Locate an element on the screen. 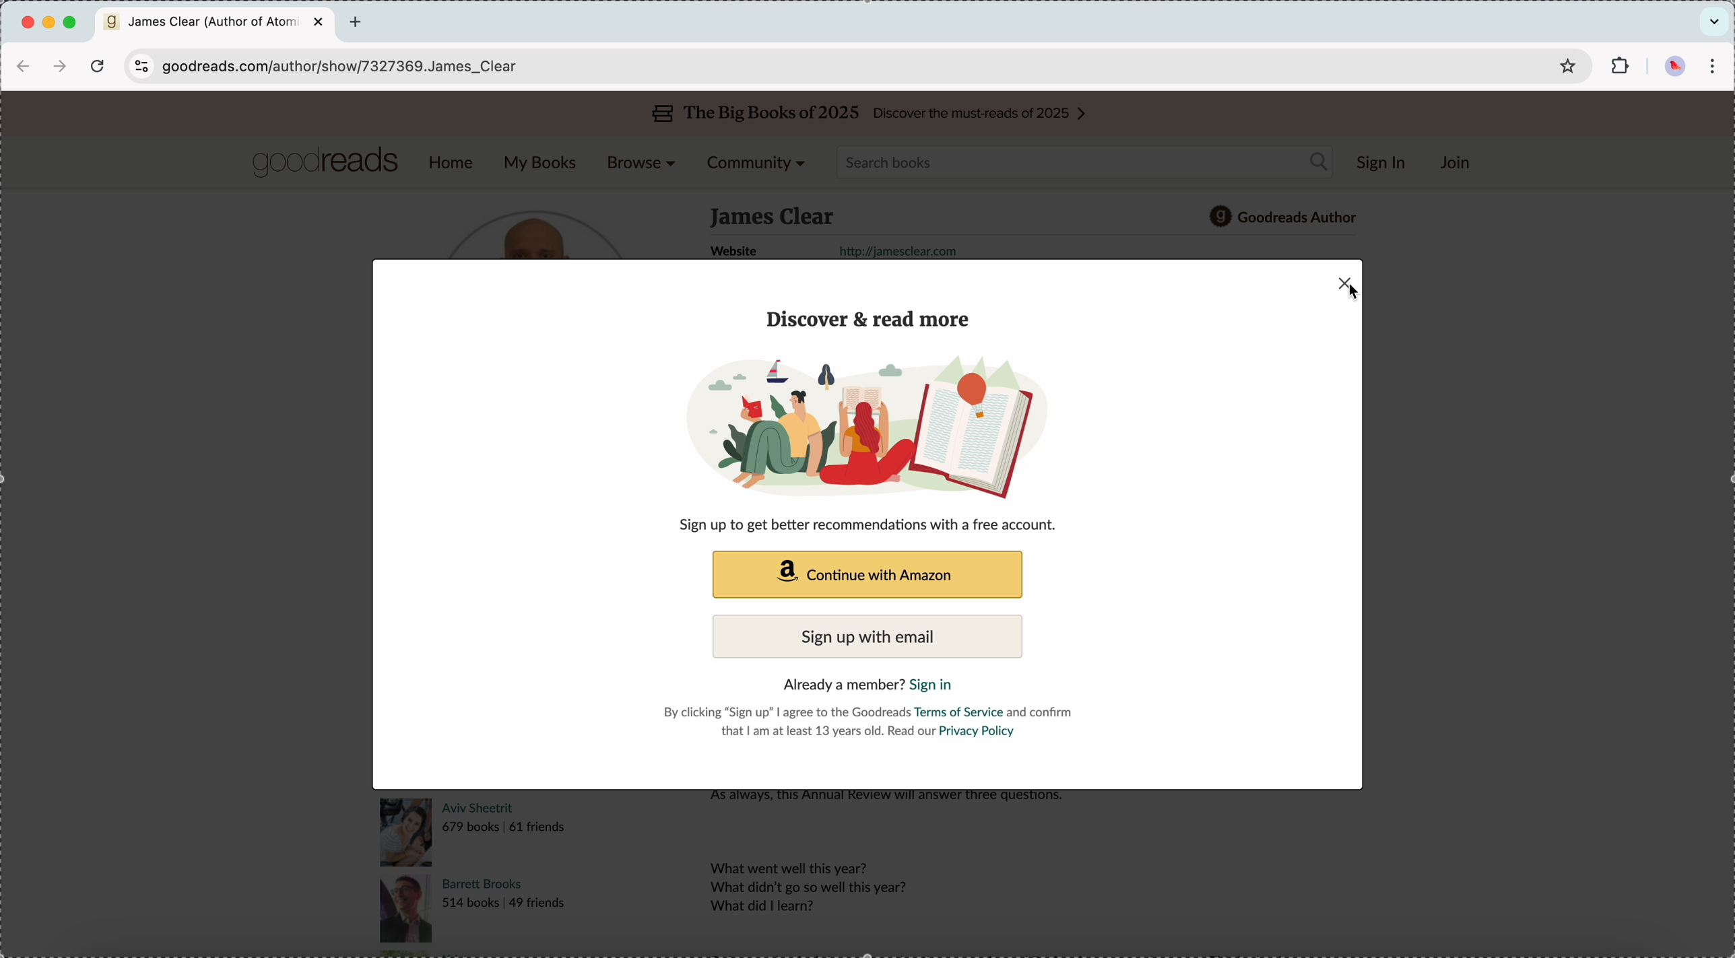 The width and height of the screenshot is (1735, 958). image is located at coordinates (892, 424).